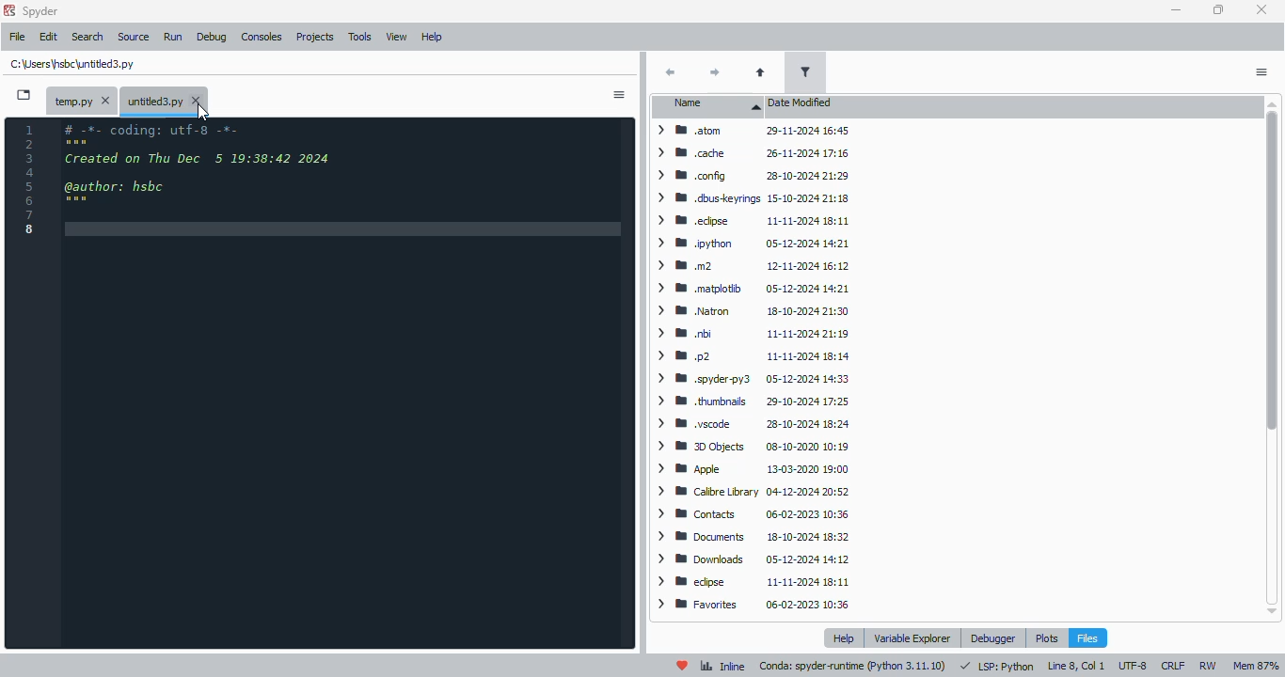 This screenshot has width=1285, height=677. What do you see at coordinates (683, 666) in the screenshot?
I see `help spyder!` at bounding box center [683, 666].